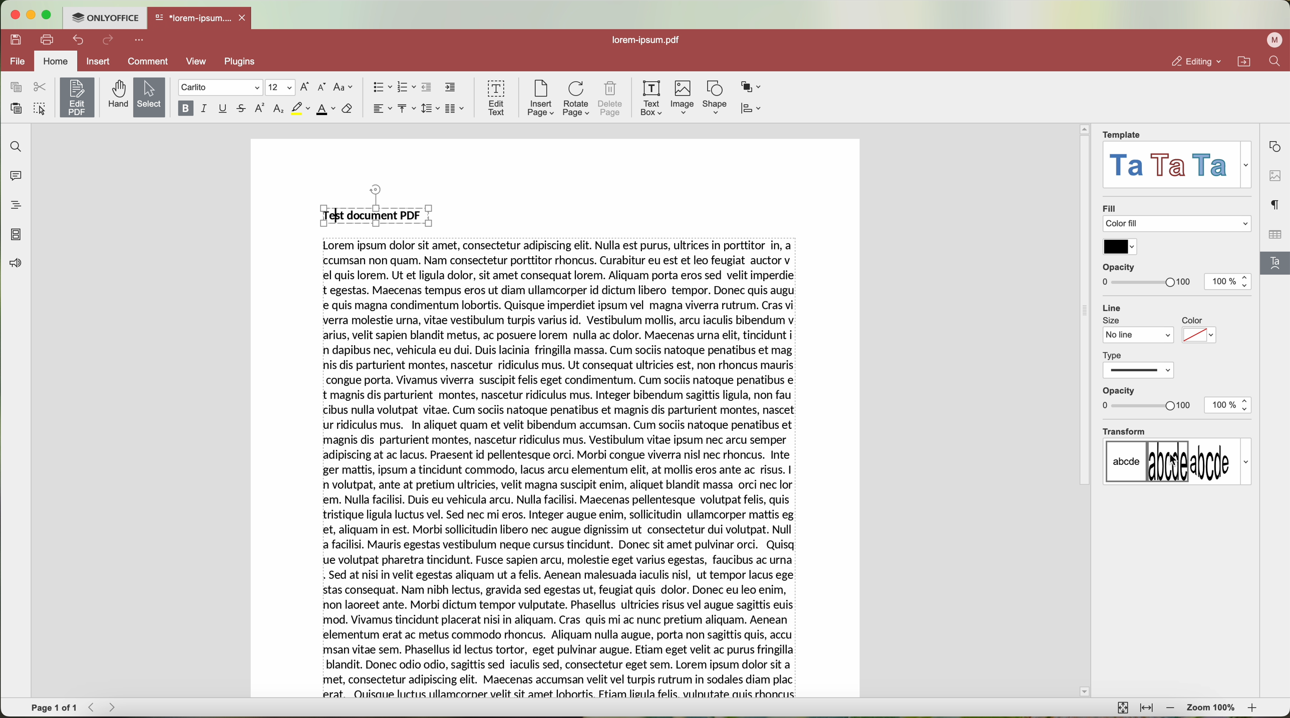  Describe the element at coordinates (1120, 247) in the screenshot. I see `color black` at that location.